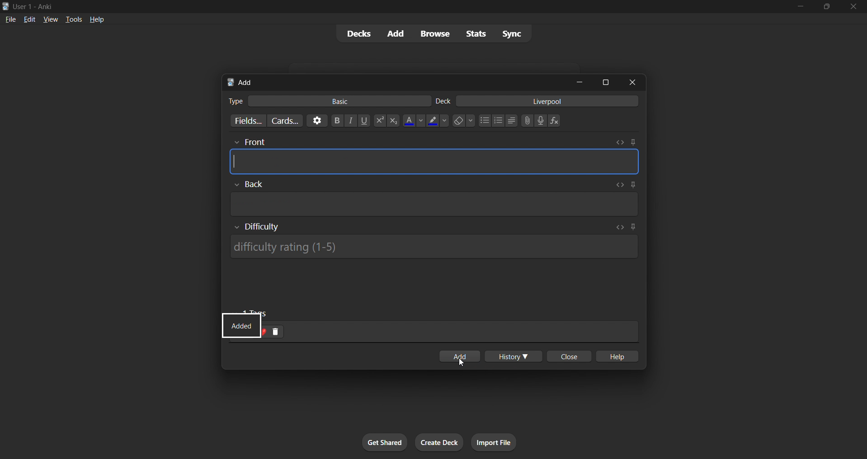 This screenshot has width=867, height=459. I want to click on add card title bar, so click(395, 81).